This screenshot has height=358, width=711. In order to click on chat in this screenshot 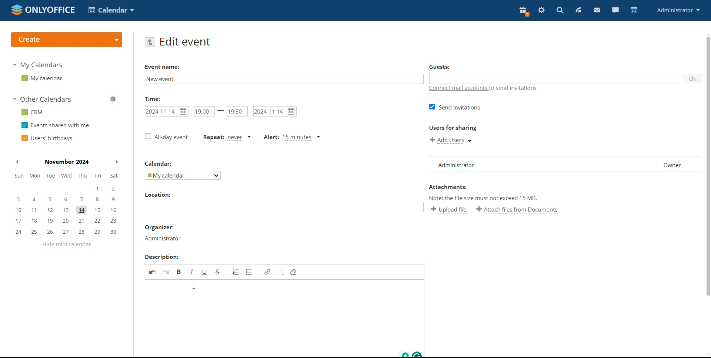, I will do `click(615, 10)`.